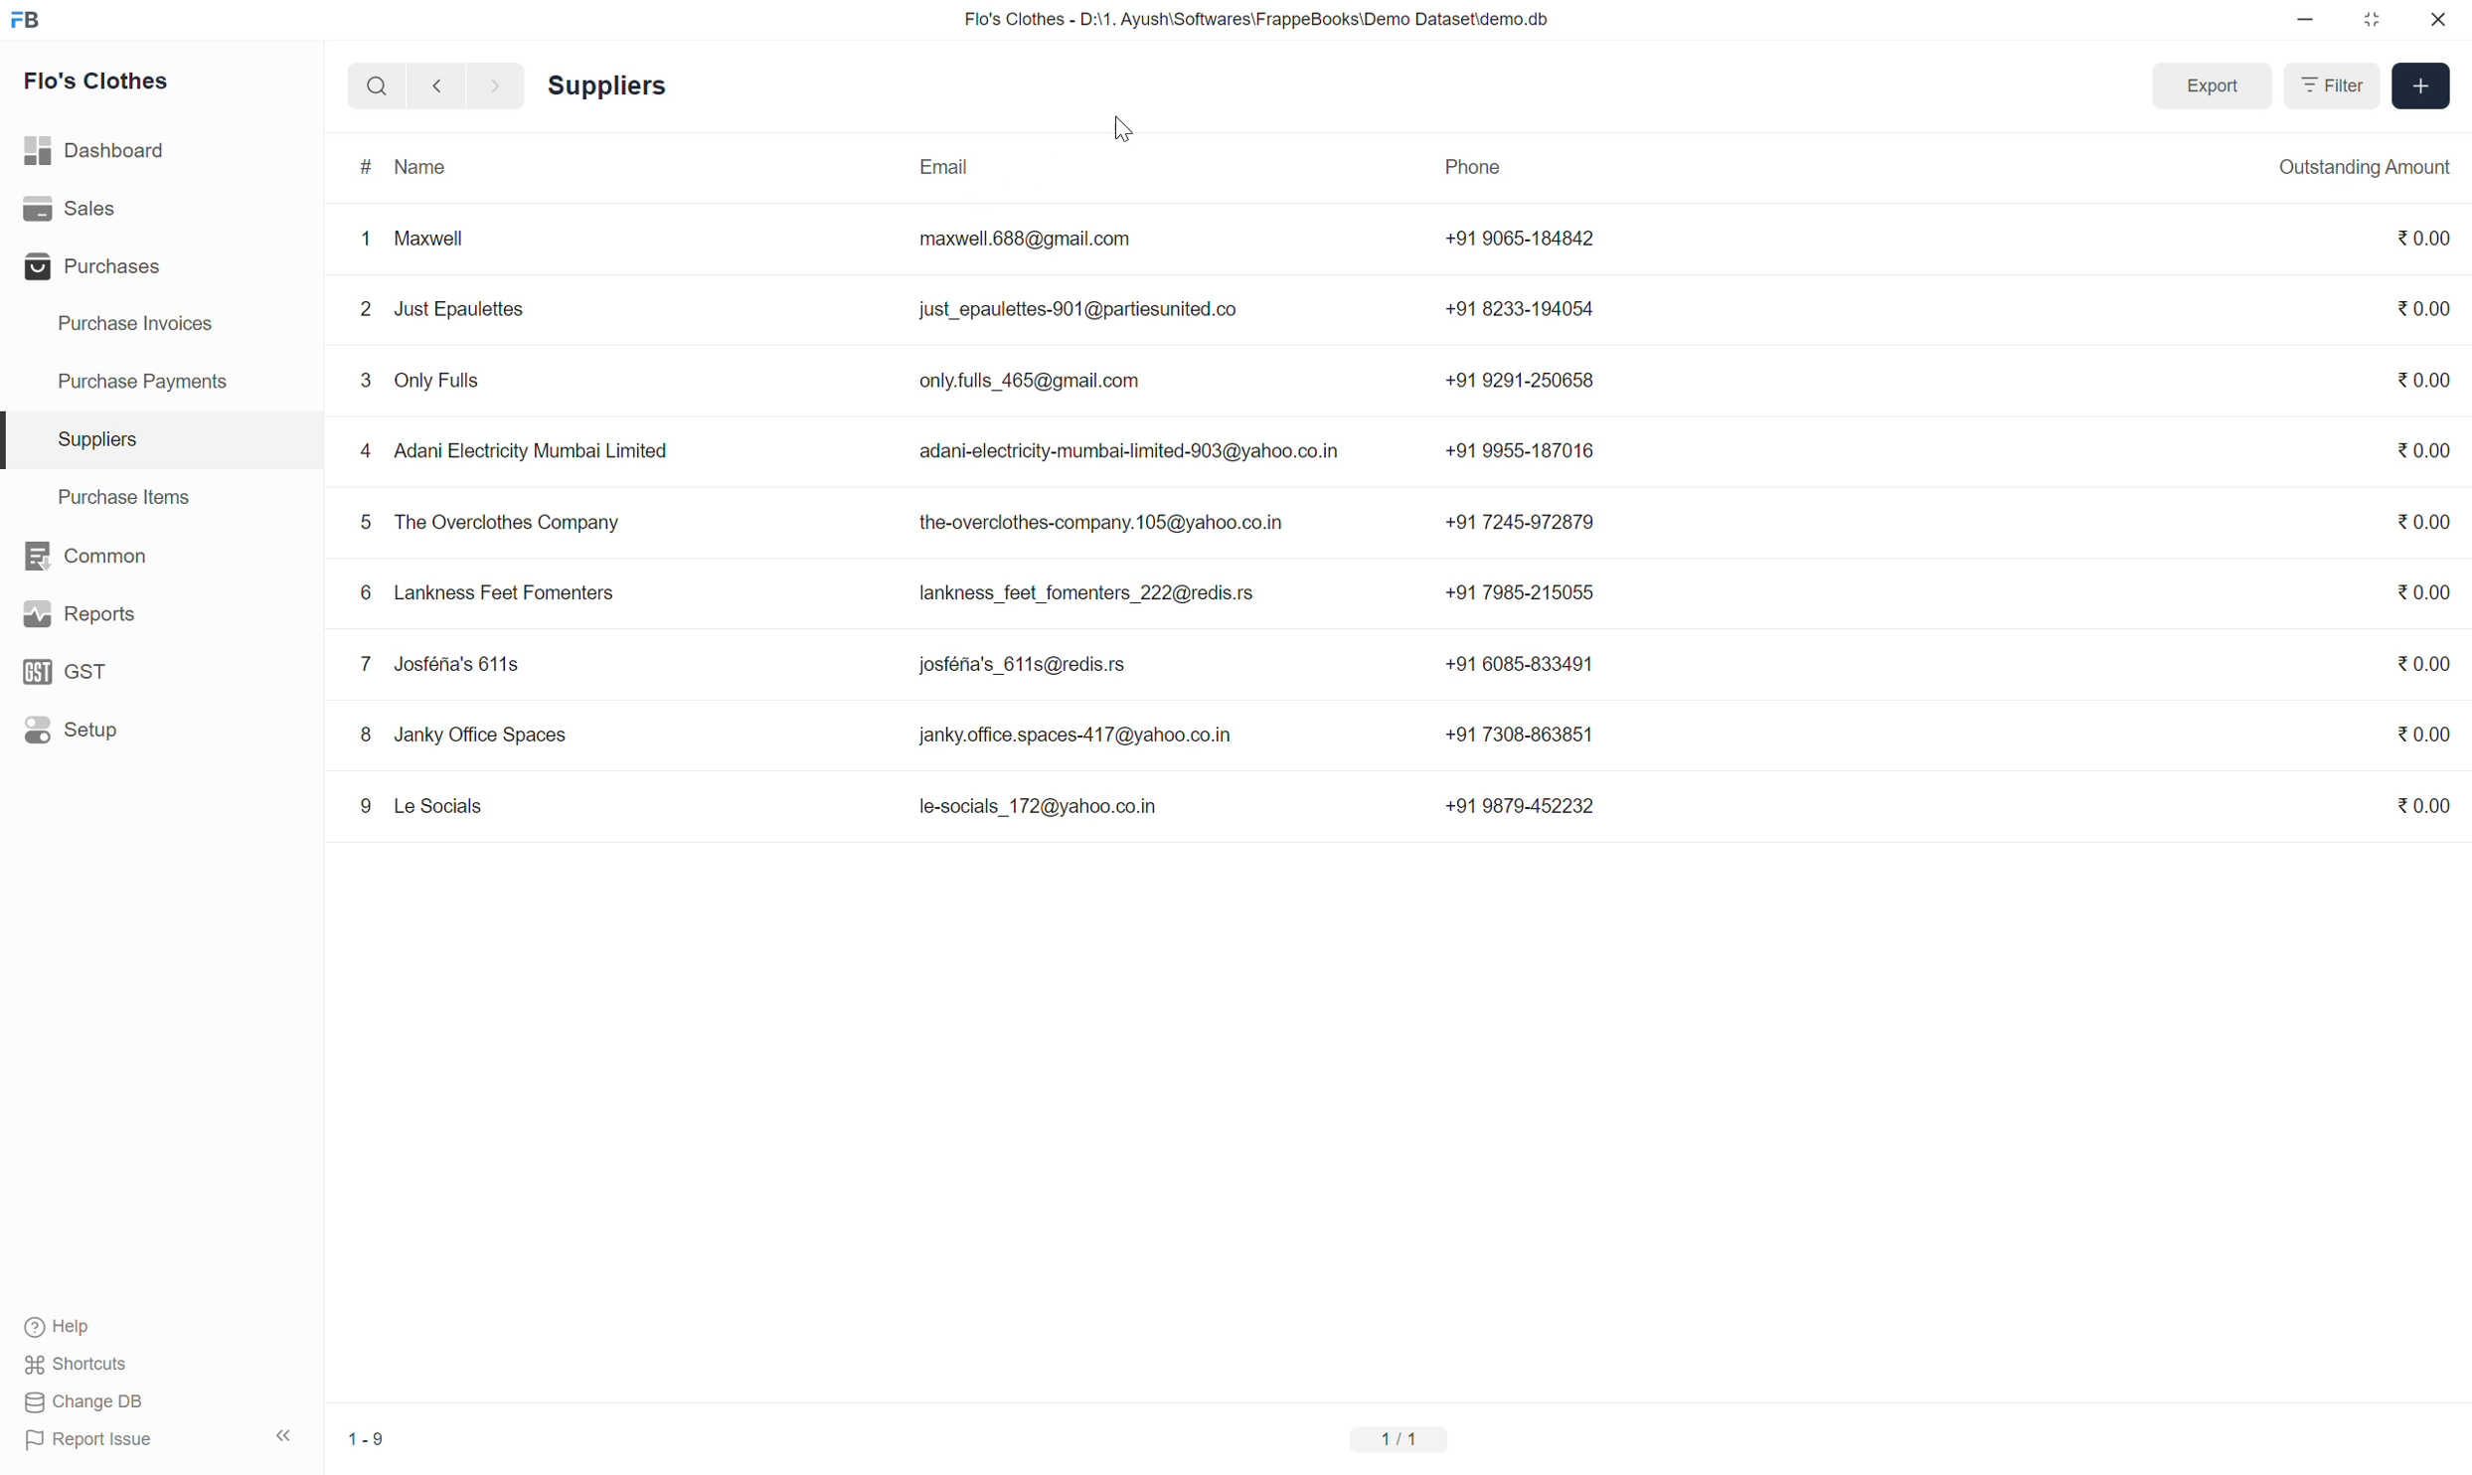 This screenshot has height=1475, width=2472. I want to click on maxwell.688@gmail.com, so click(1031, 241).